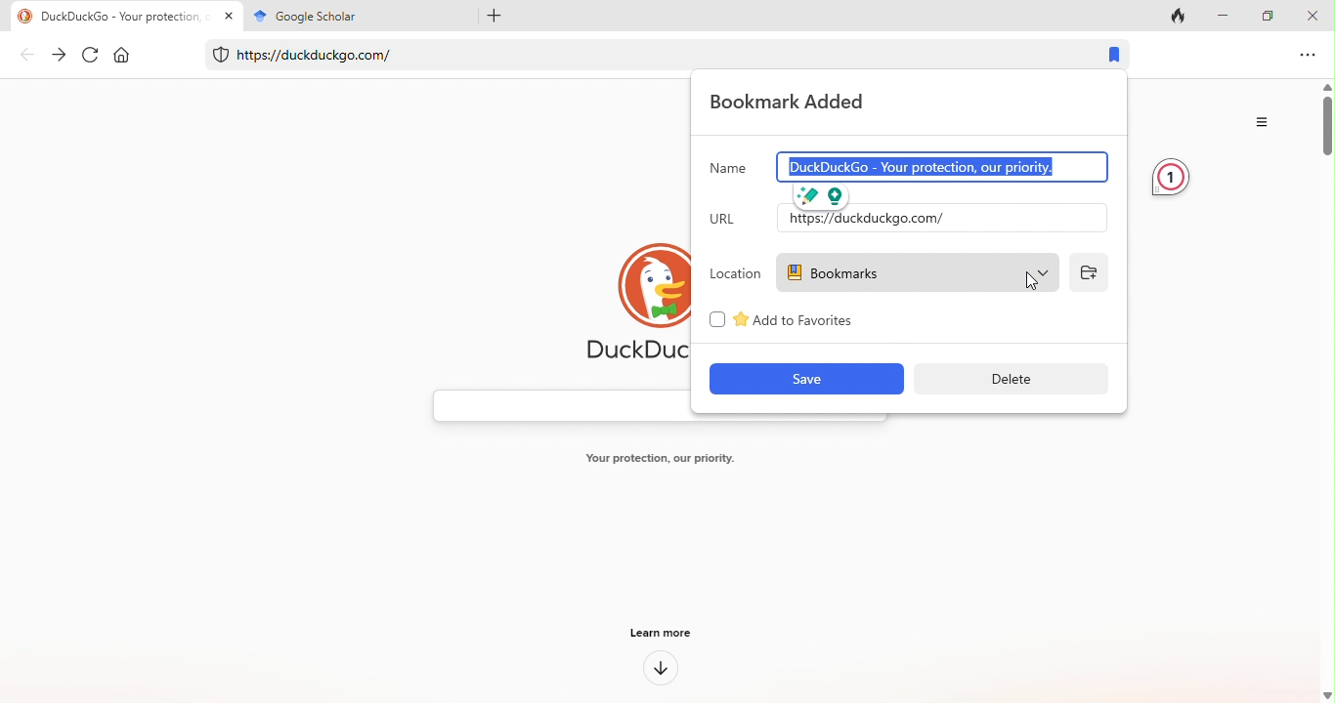  What do you see at coordinates (1227, 15) in the screenshot?
I see `minimize` at bounding box center [1227, 15].